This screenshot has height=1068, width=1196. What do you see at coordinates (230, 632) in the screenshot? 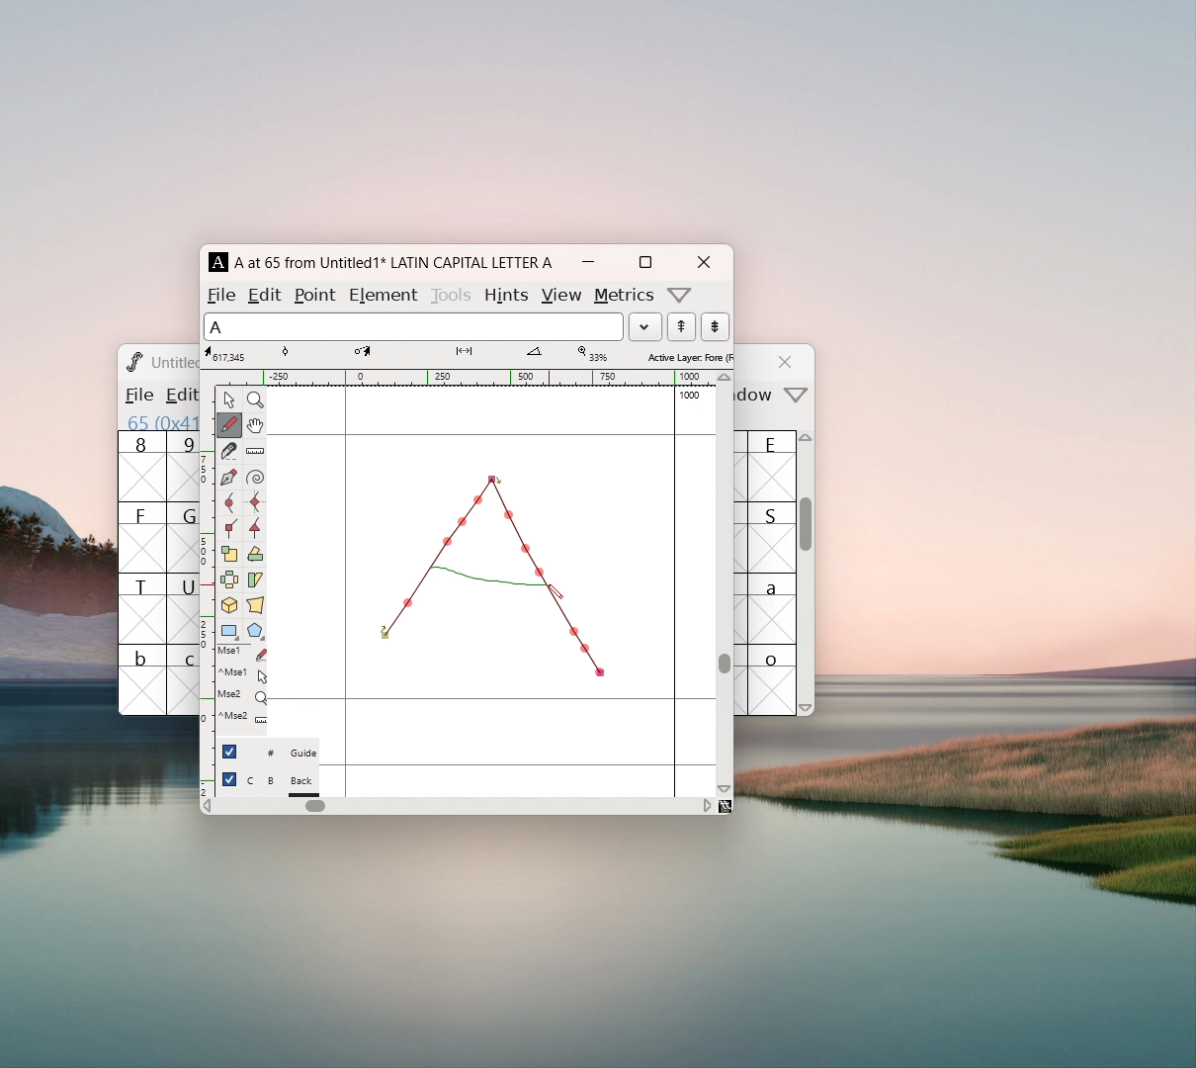
I see `rectangle or ellipse` at bounding box center [230, 632].